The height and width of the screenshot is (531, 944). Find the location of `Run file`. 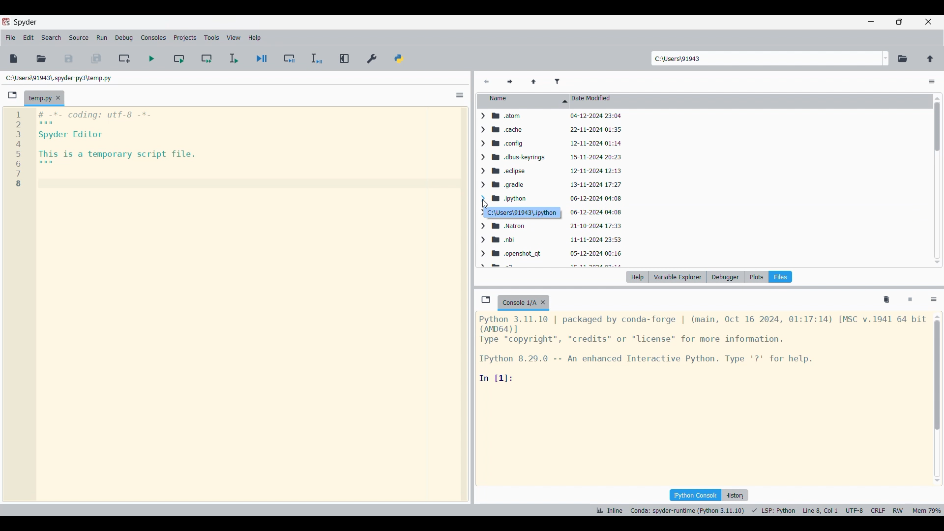

Run file is located at coordinates (151, 59).